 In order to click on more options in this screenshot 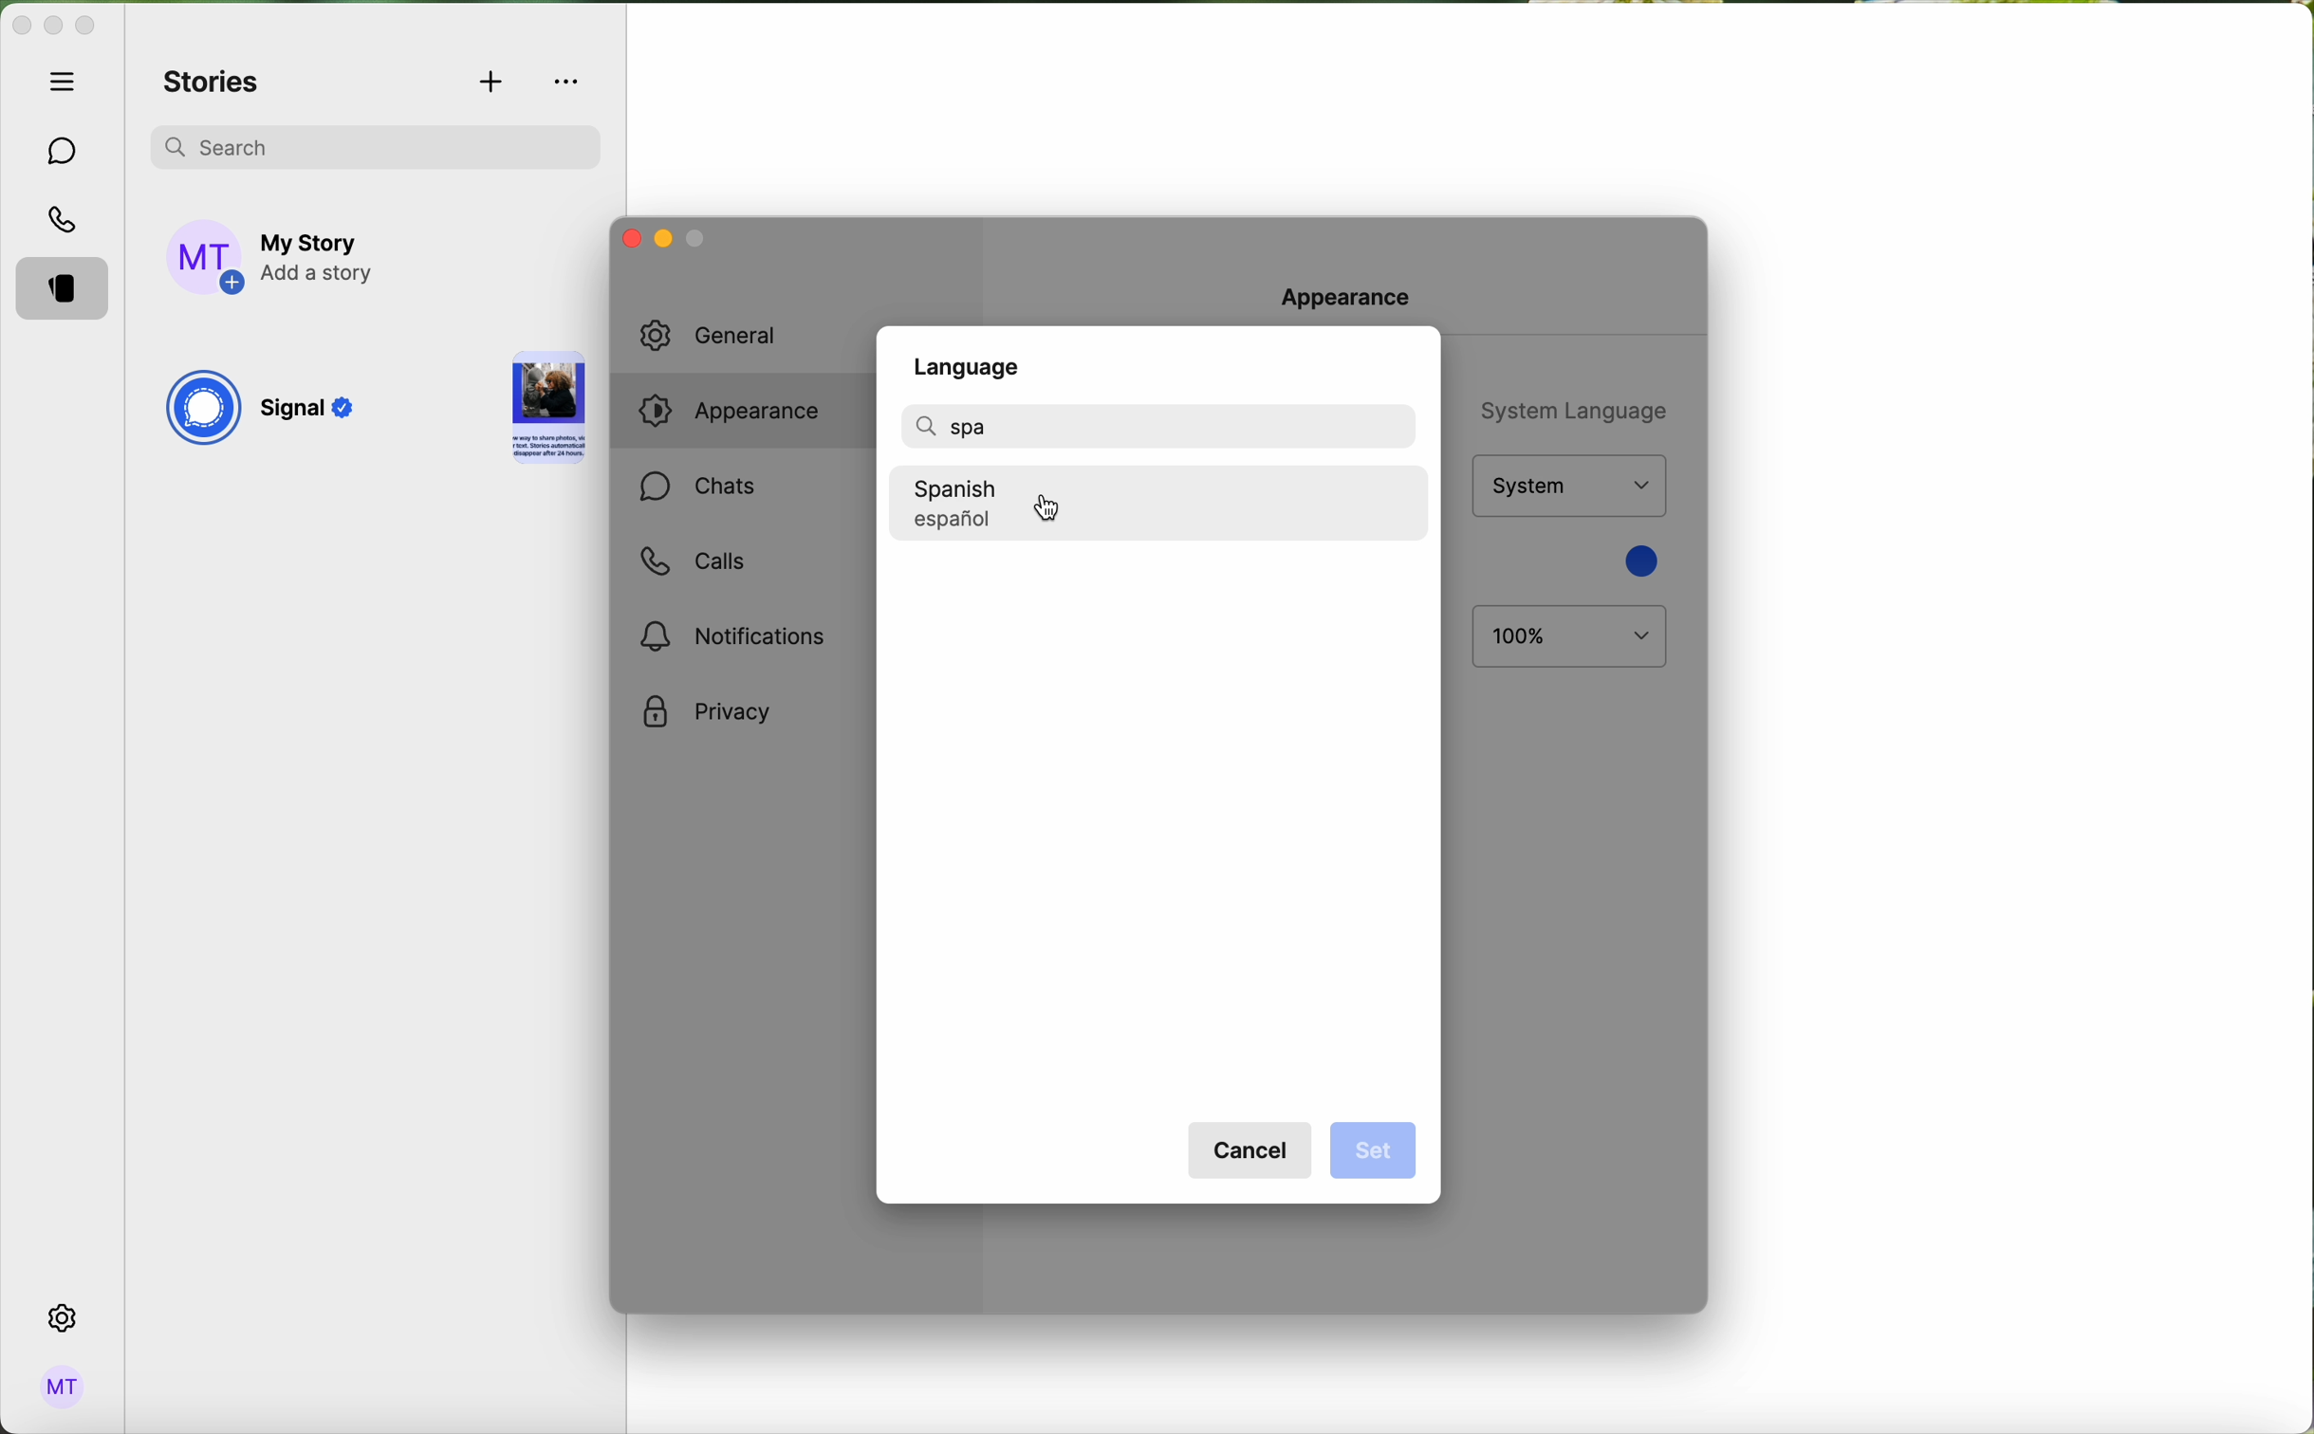, I will do `click(569, 82)`.